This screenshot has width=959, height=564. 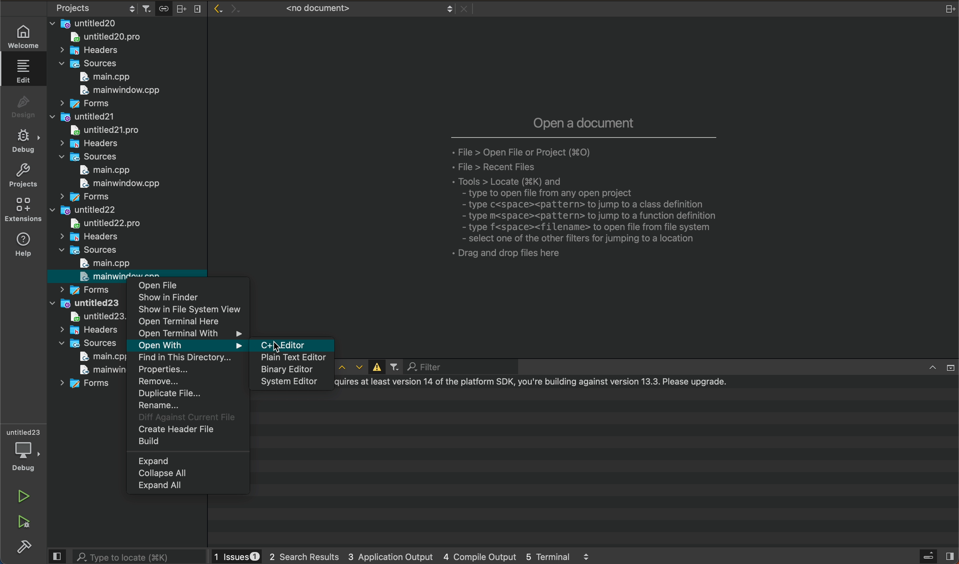 What do you see at coordinates (935, 366) in the screenshot?
I see `close bar` at bounding box center [935, 366].